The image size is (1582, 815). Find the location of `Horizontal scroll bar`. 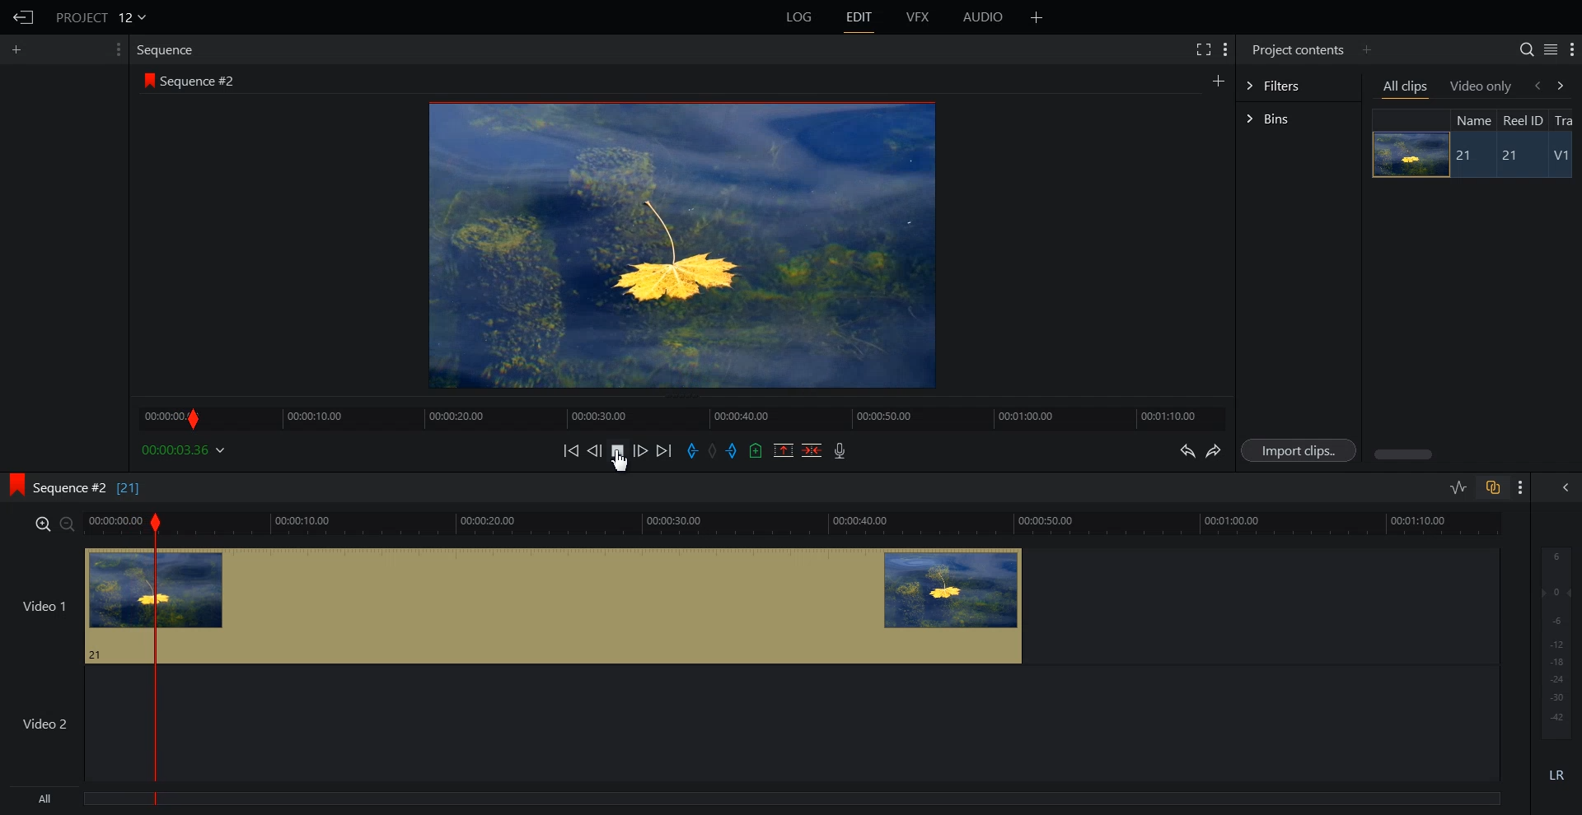

Horizontal scroll bar is located at coordinates (1406, 454).